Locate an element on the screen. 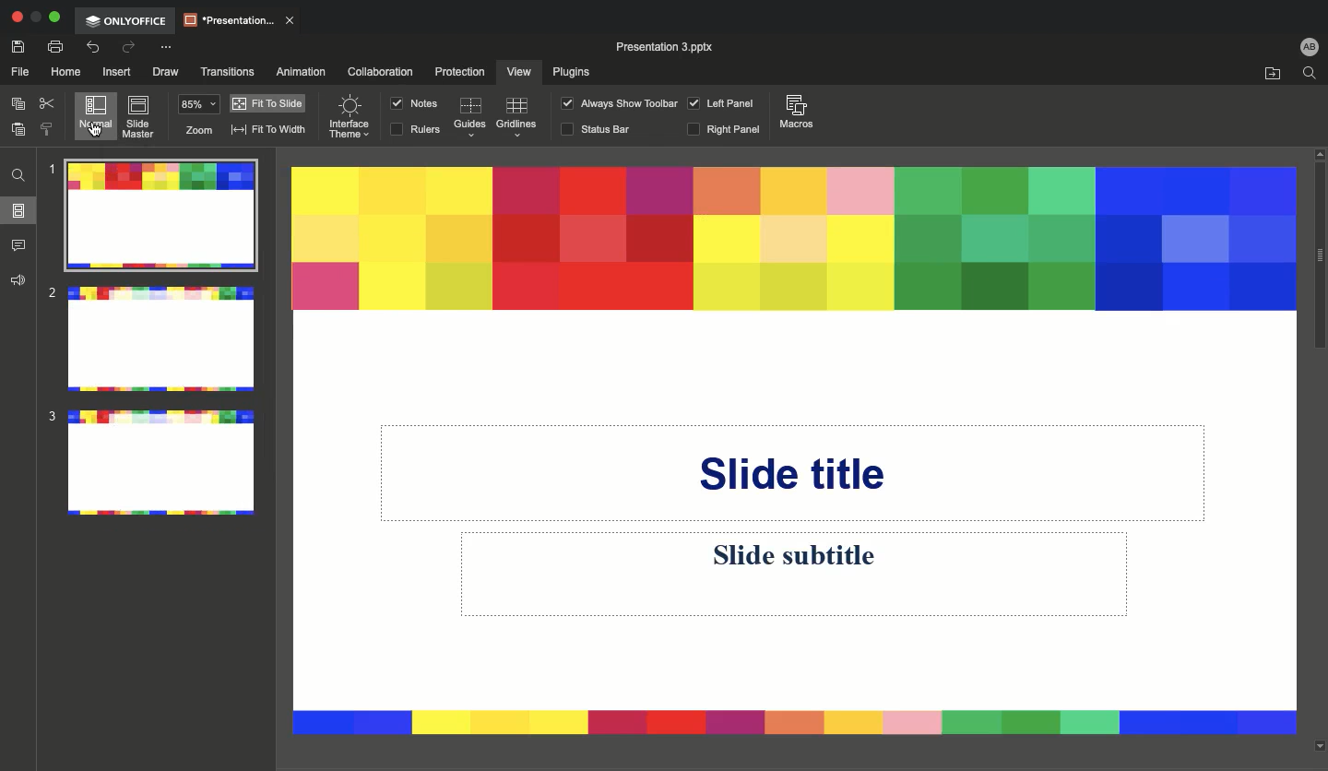 This screenshot has height=771, width=1328. Guides is located at coordinates (468, 118).